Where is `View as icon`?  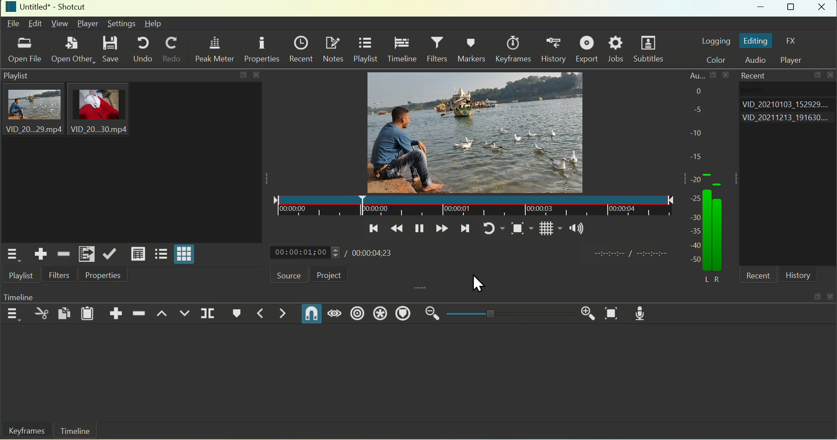 View as icon is located at coordinates (185, 255).